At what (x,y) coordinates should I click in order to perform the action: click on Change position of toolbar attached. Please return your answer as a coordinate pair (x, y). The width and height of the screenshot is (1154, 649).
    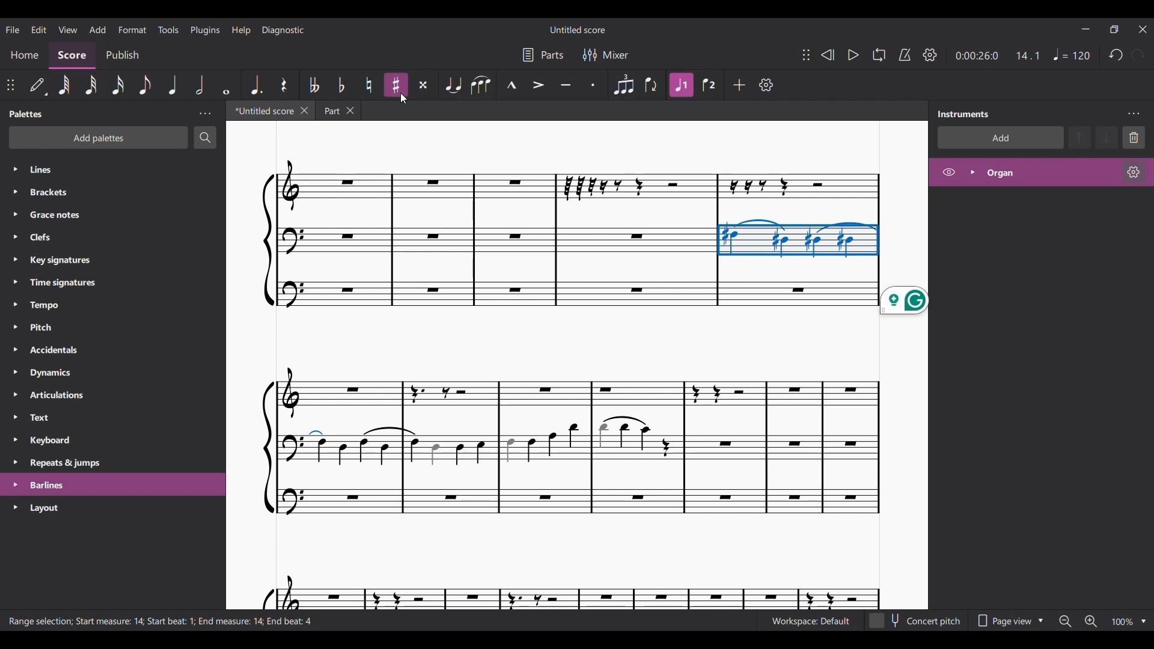
    Looking at the image, I should click on (805, 55).